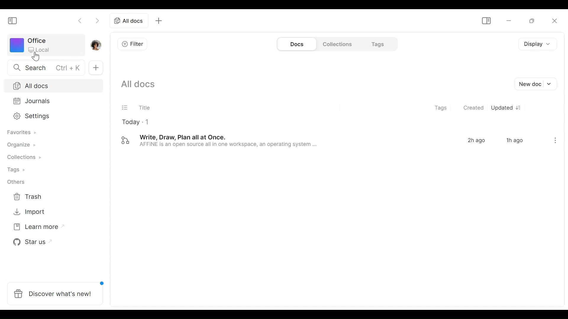  Describe the element at coordinates (537, 45) in the screenshot. I see `Display` at that location.